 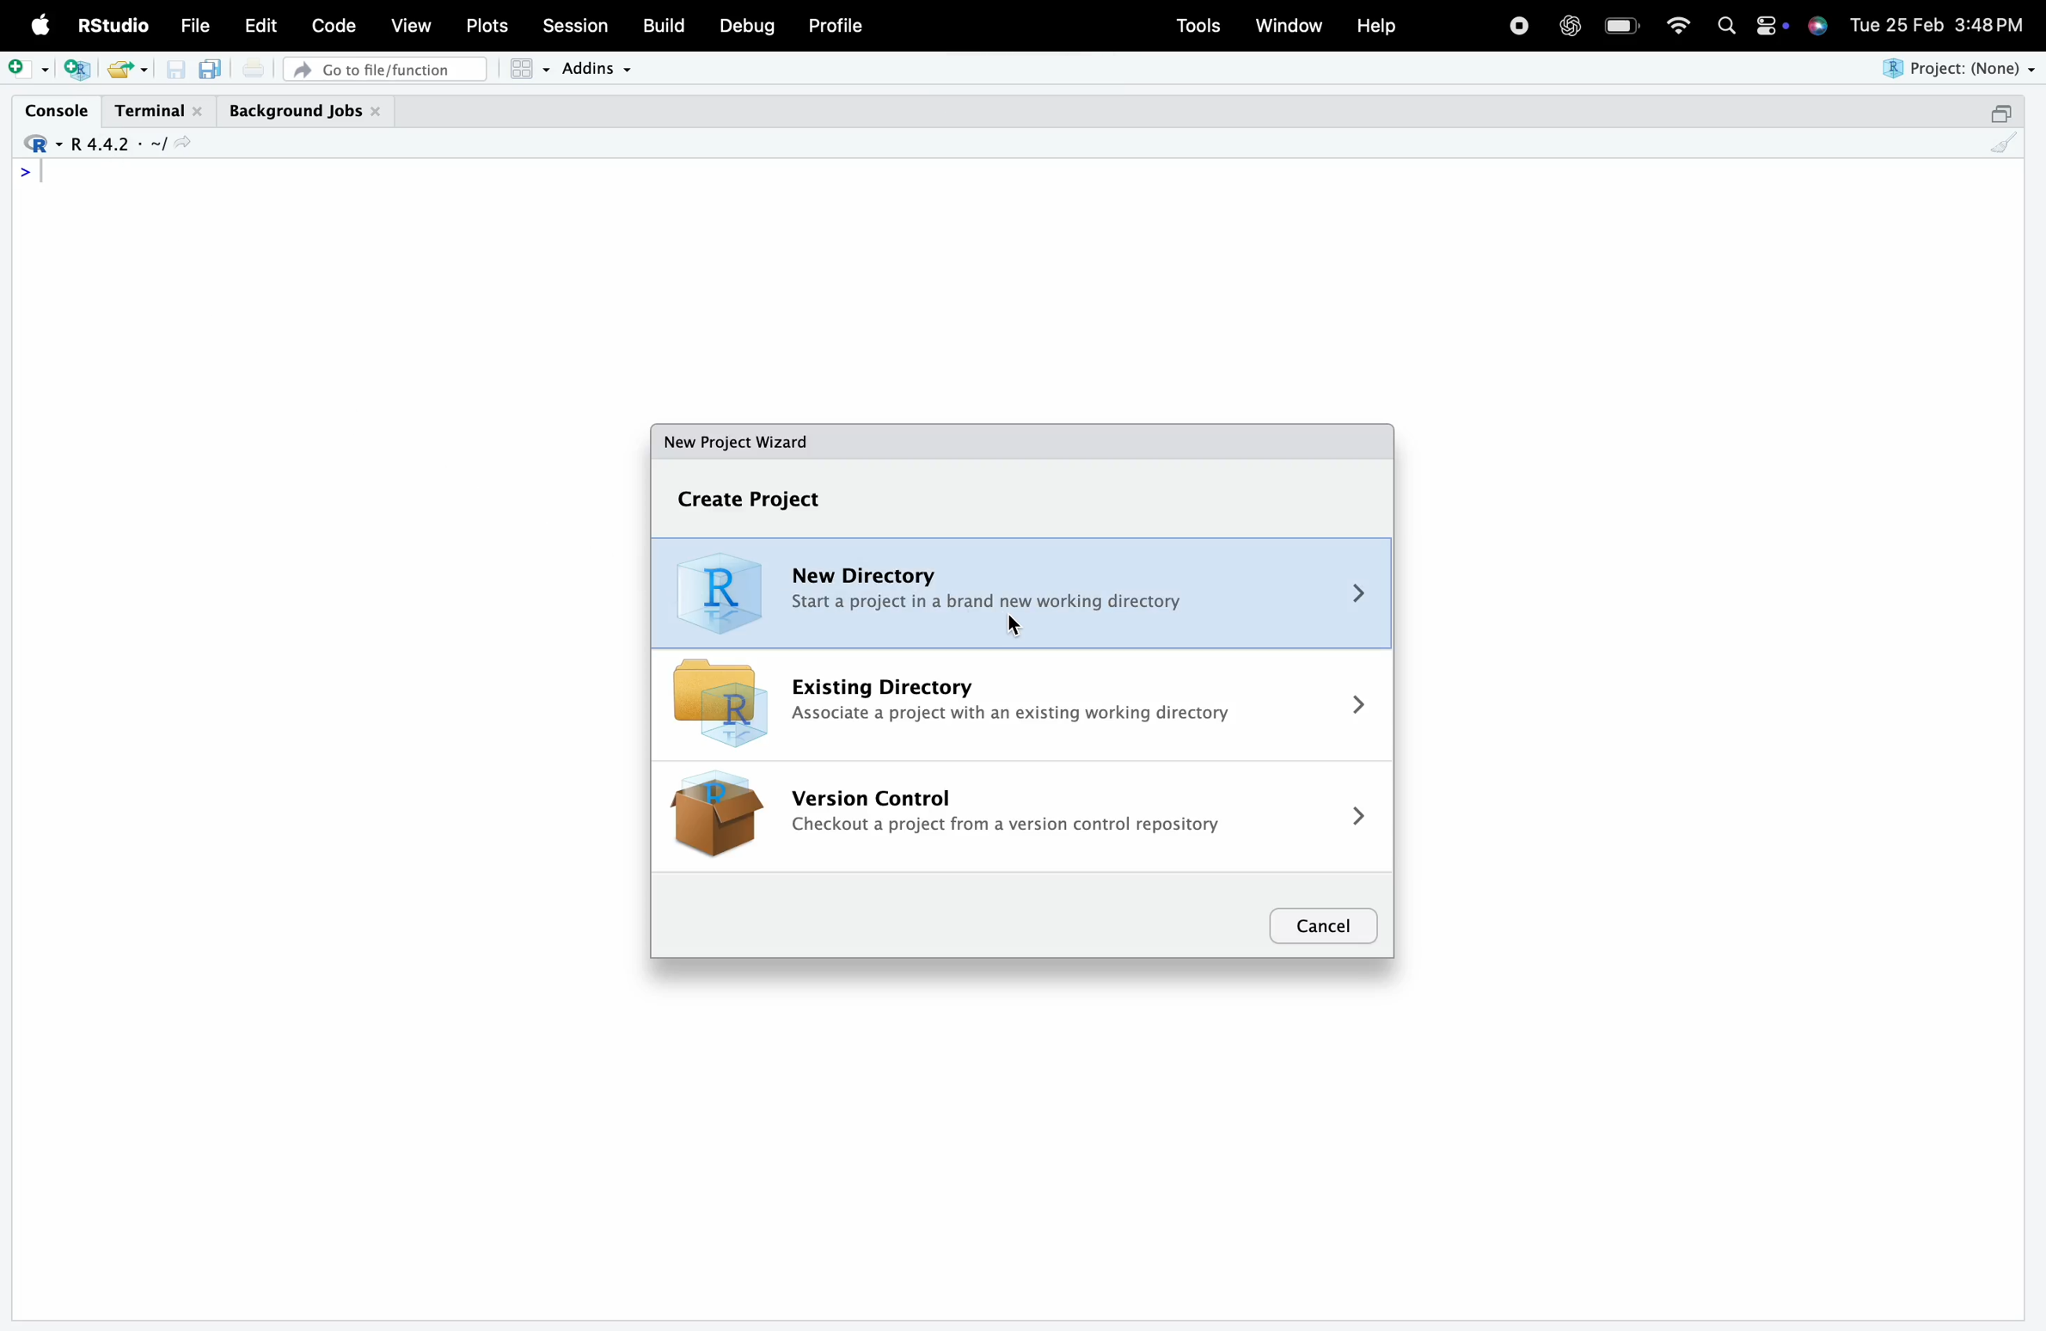 What do you see at coordinates (1621, 26) in the screenshot?
I see `battery` at bounding box center [1621, 26].